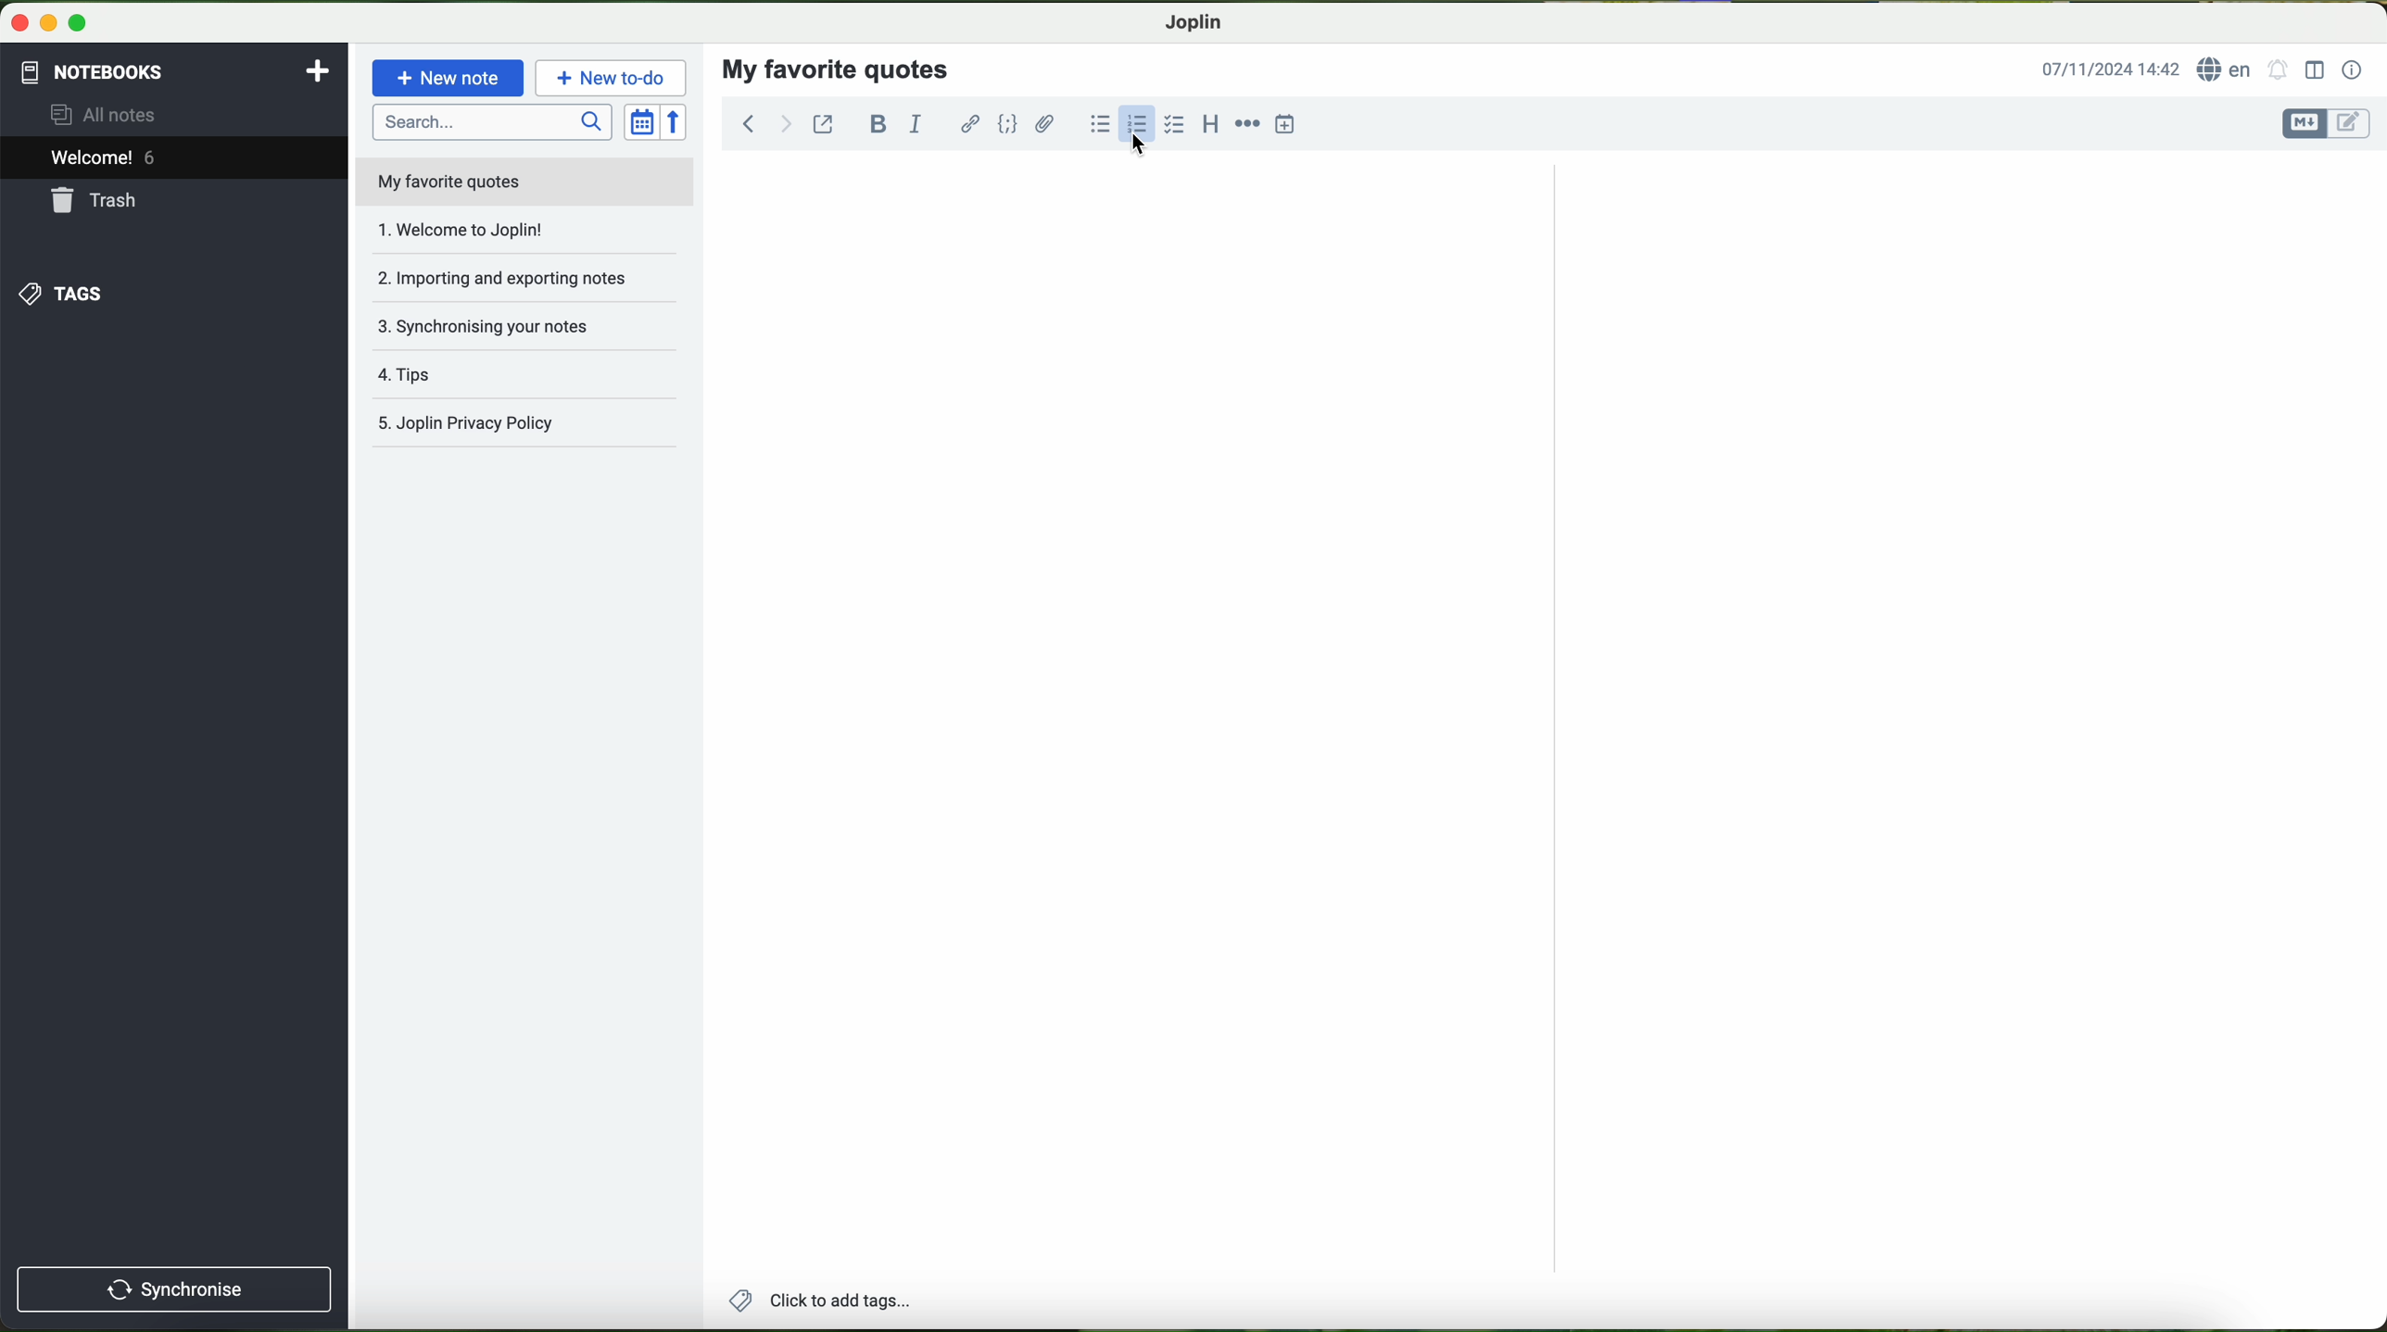 The image size is (2387, 1332). I want to click on new note button, so click(448, 78).